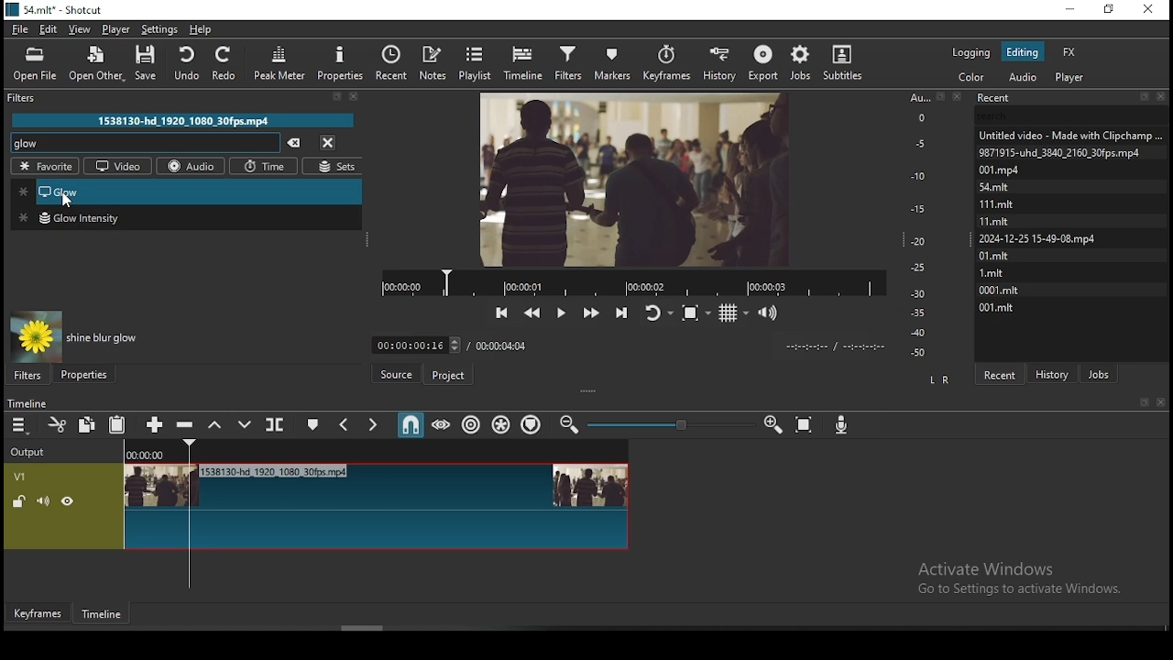  What do you see at coordinates (81, 29) in the screenshot?
I see `view` at bounding box center [81, 29].